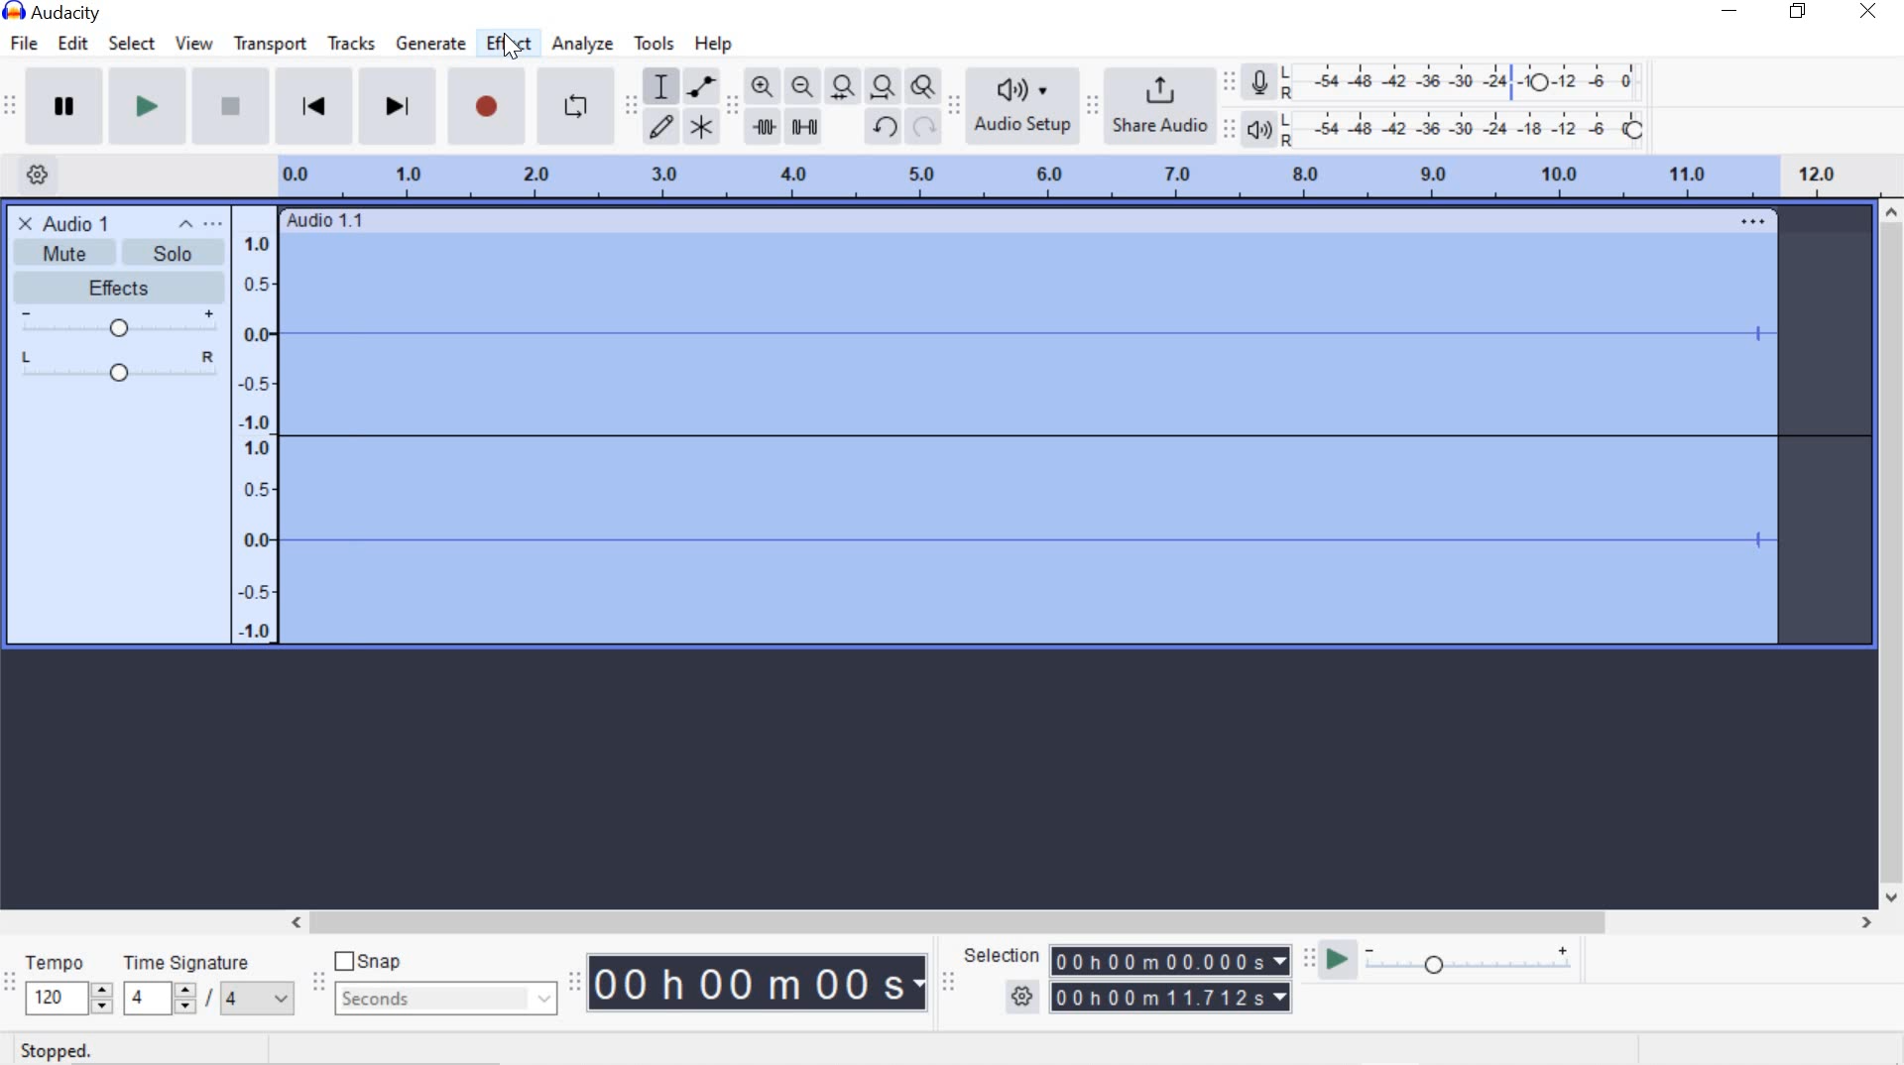 Image resolution: width=1904 pixels, height=1065 pixels. Describe the element at coordinates (13, 107) in the screenshot. I see `Transport Toolbar` at that location.